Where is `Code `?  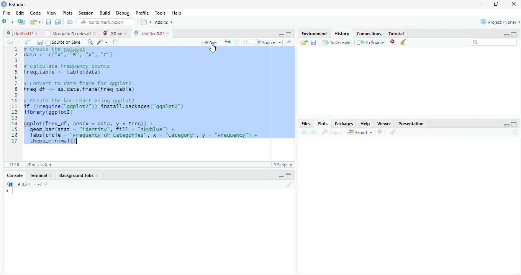 Code  is located at coordinates (103, 42).